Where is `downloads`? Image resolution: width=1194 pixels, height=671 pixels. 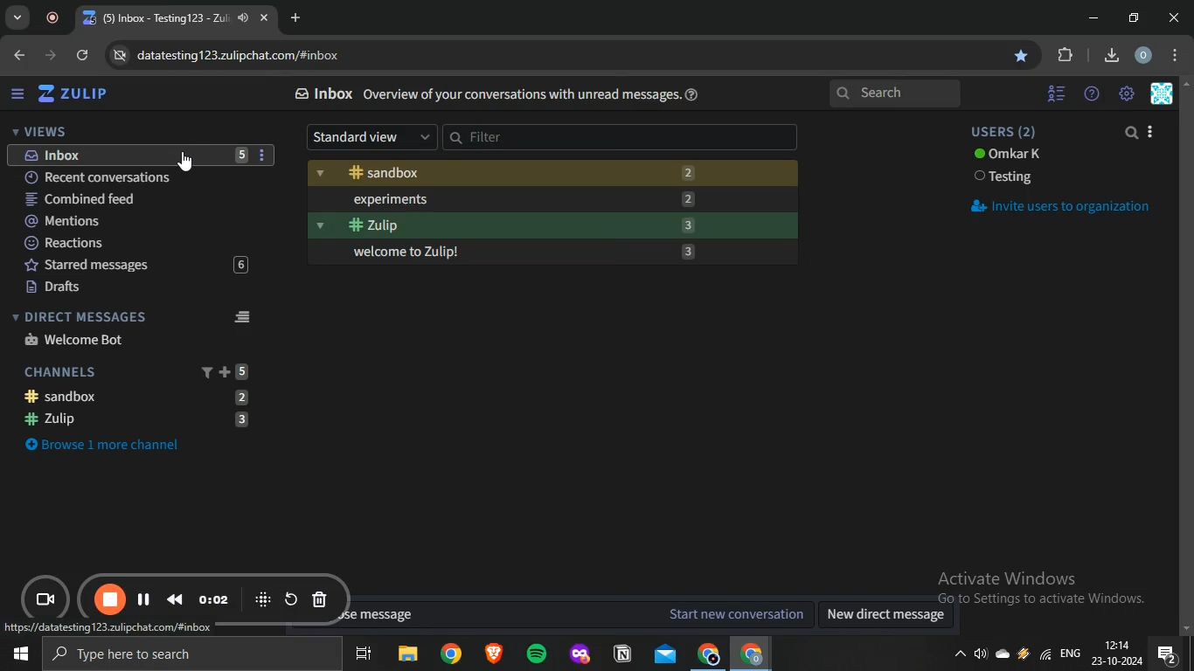 downloads is located at coordinates (1111, 53).